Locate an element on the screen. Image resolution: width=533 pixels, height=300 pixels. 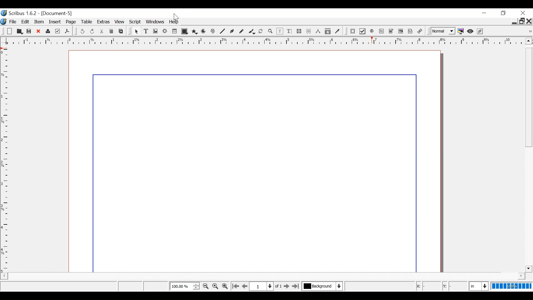
Measurements is located at coordinates (318, 31).